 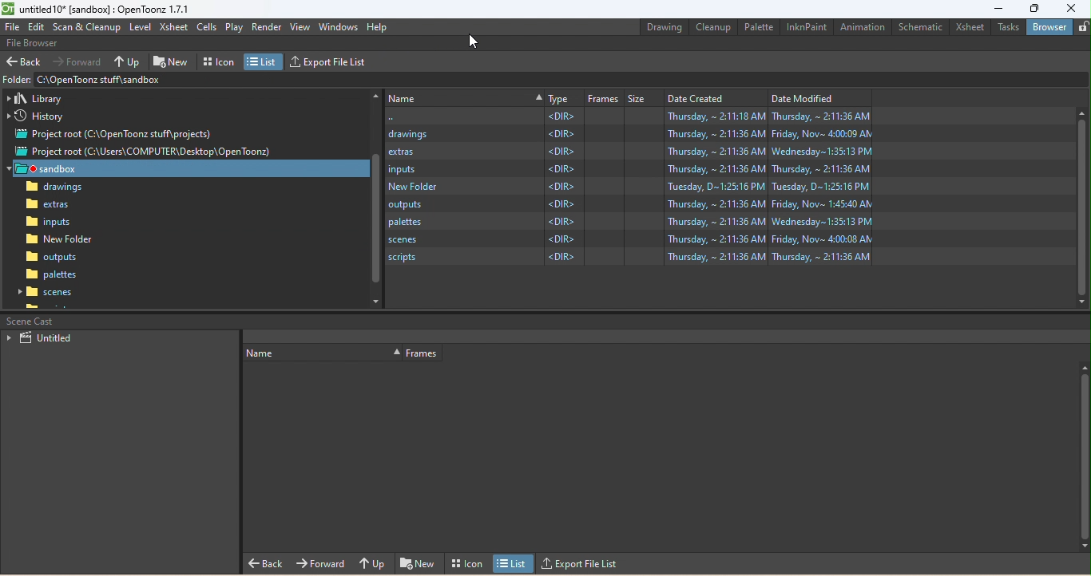 I want to click on scene cast, so click(x=29, y=321).